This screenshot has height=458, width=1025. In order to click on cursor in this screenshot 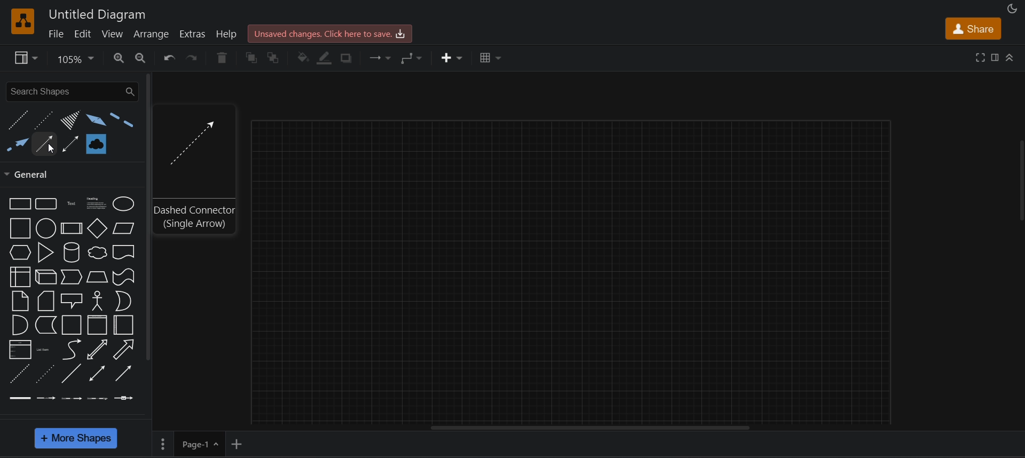, I will do `click(49, 149)`.